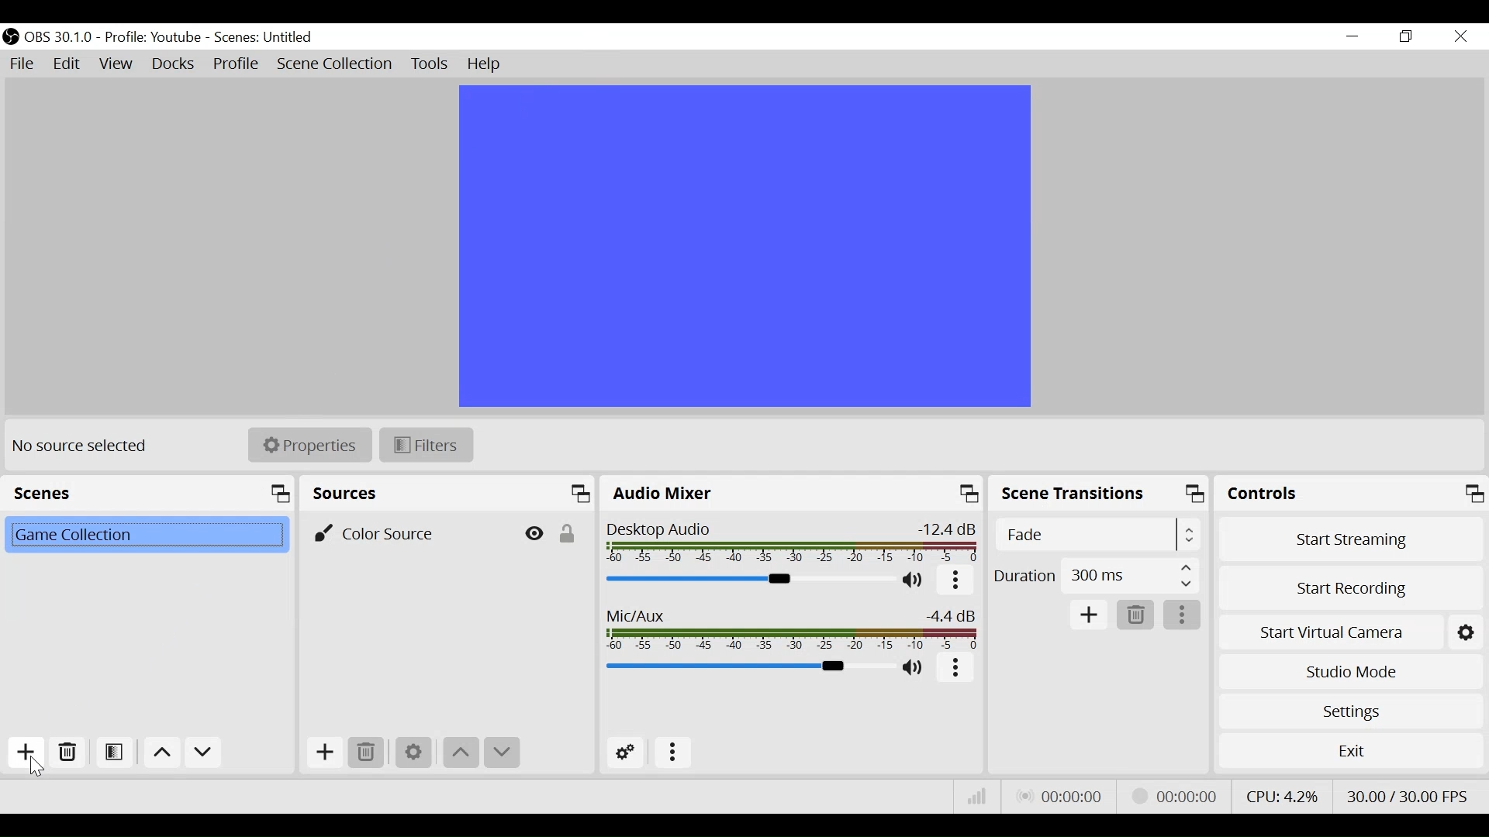 Image resolution: width=1489 pixels, height=837 pixels. What do you see at coordinates (747, 667) in the screenshot?
I see `Mic/Aux` at bounding box center [747, 667].